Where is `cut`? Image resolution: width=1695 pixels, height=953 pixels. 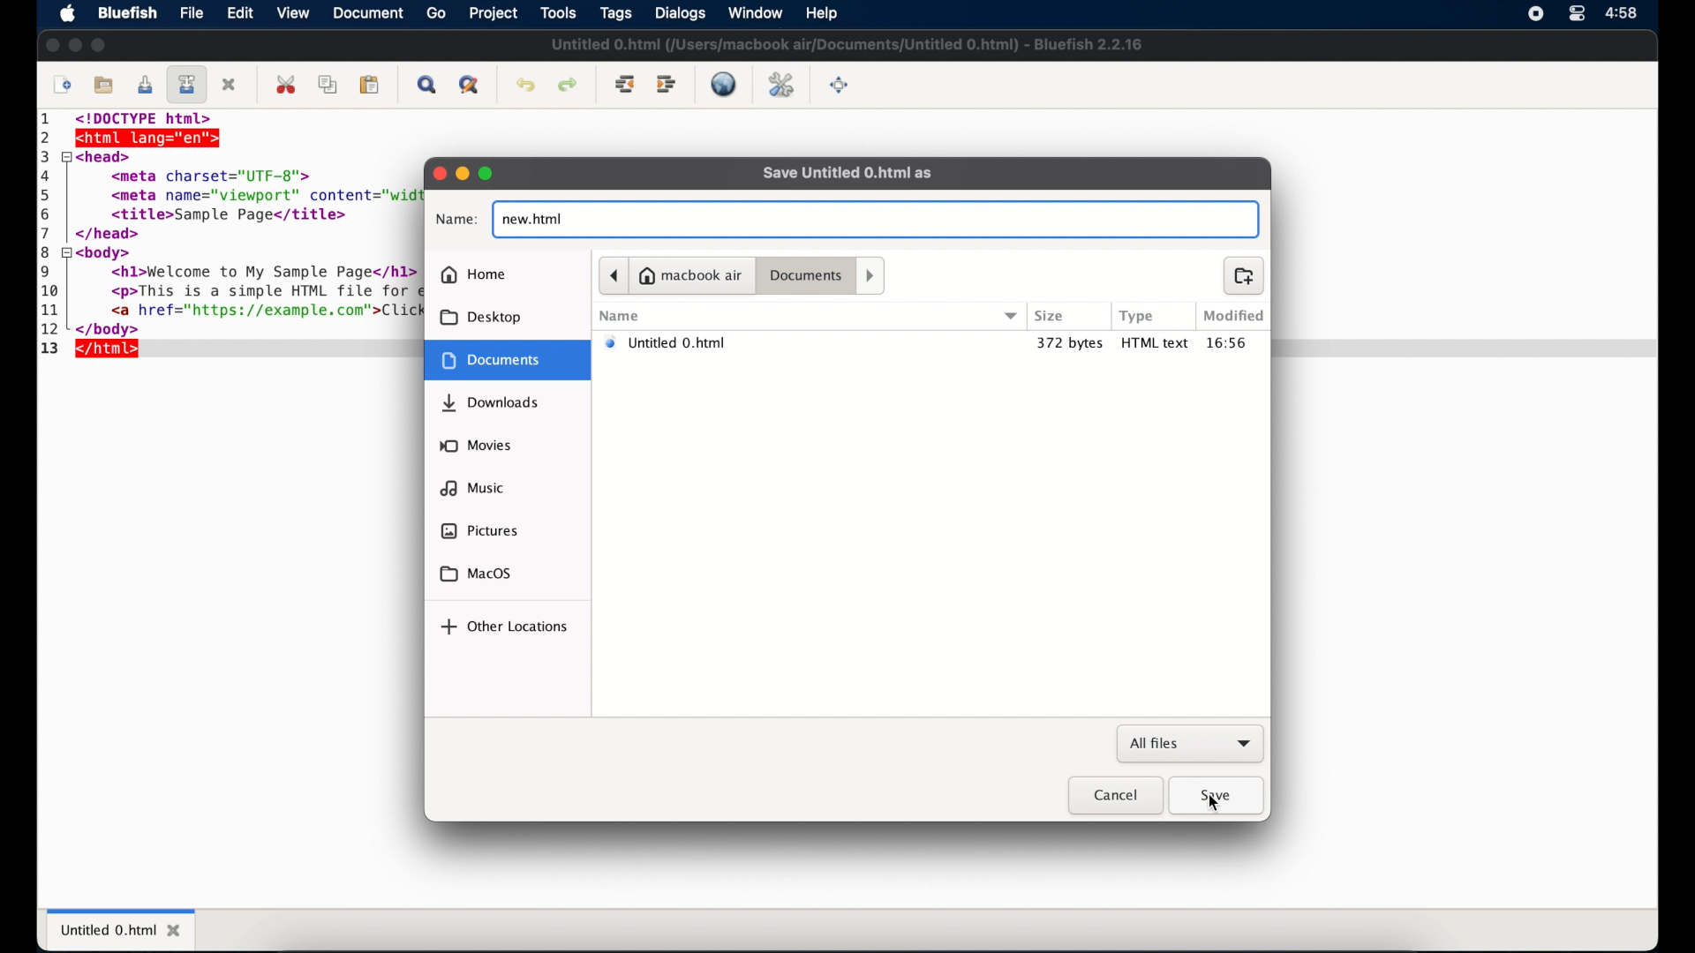
cut is located at coordinates (288, 84).